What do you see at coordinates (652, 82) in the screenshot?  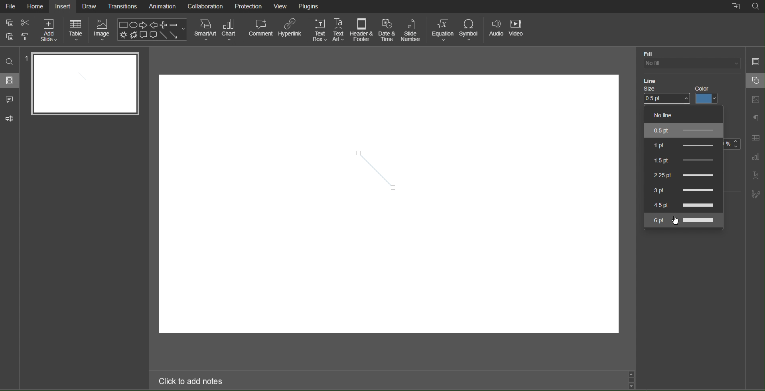 I see `Line` at bounding box center [652, 82].